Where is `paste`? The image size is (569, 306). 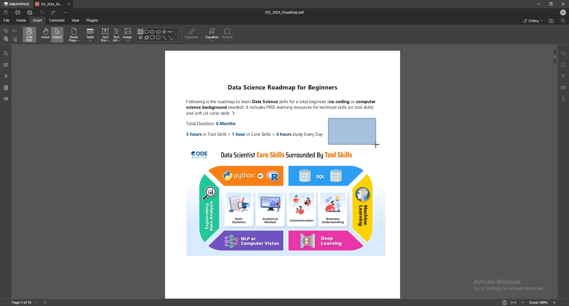
paste is located at coordinates (6, 39).